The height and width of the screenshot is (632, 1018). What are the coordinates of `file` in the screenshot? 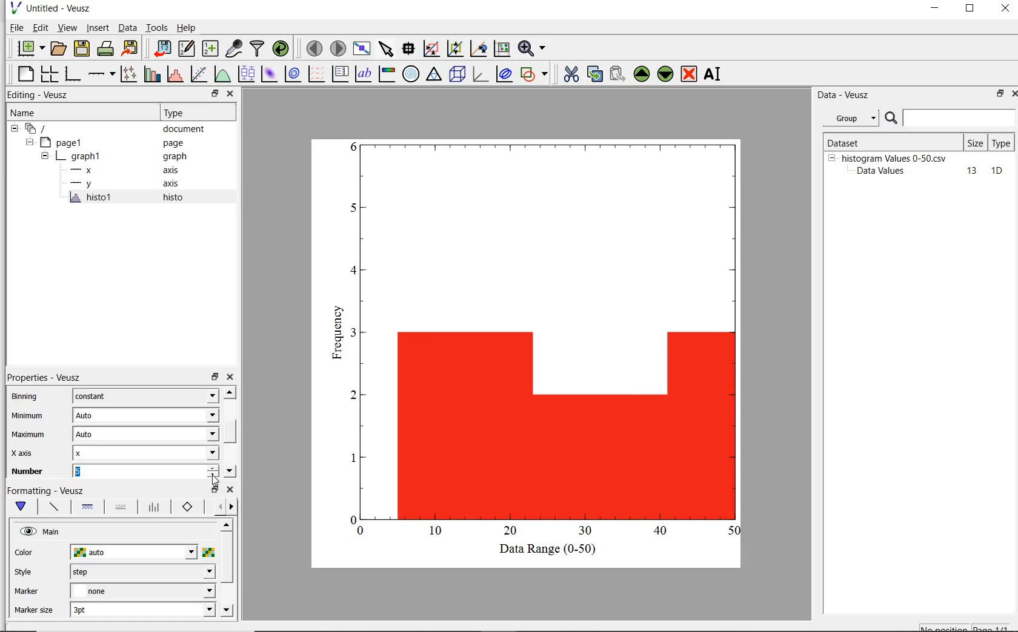 It's located at (16, 27).